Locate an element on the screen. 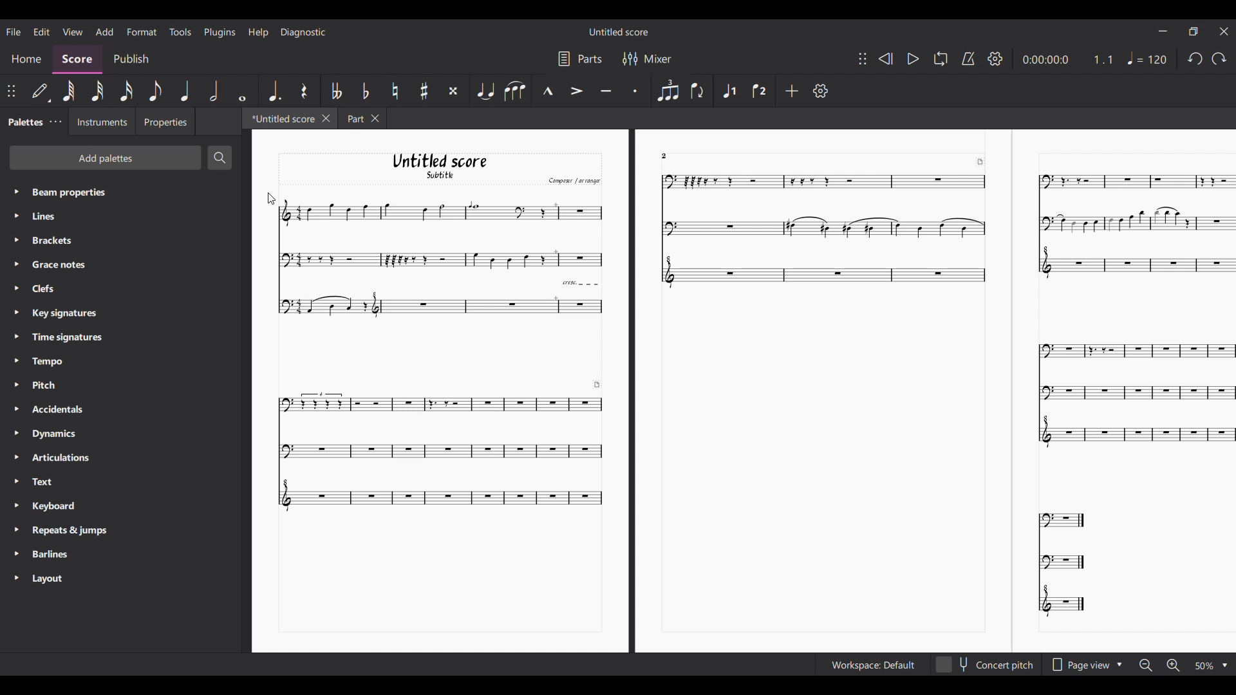 The width and height of the screenshot is (1236, 695).  is located at coordinates (14, 288).